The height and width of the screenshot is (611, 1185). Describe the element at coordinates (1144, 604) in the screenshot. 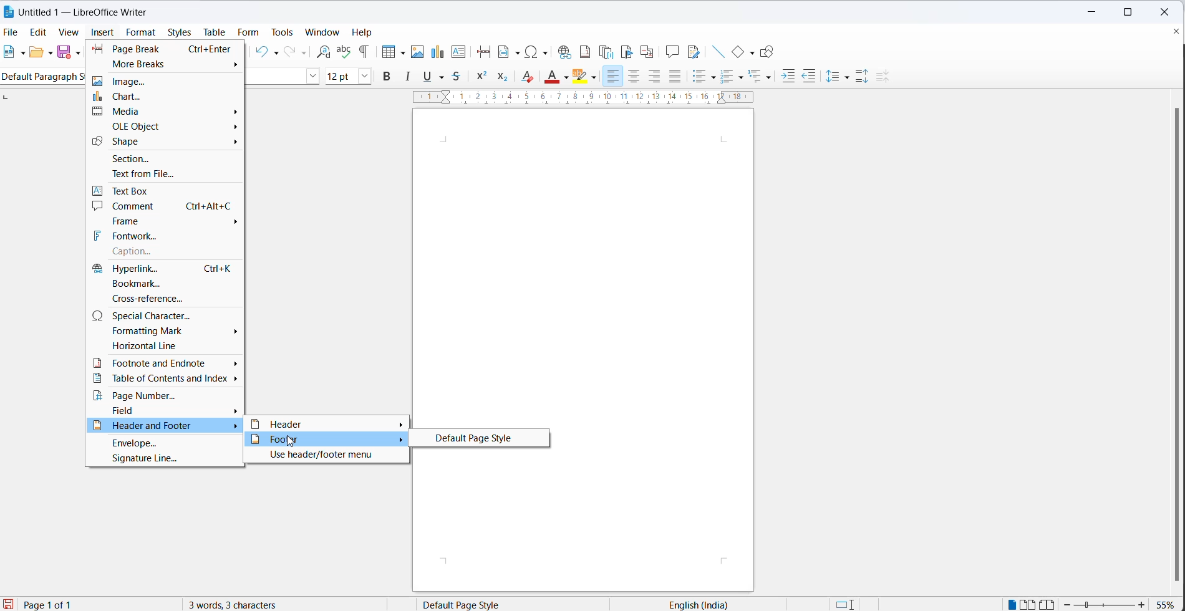

I see `zoom increase` at that location.